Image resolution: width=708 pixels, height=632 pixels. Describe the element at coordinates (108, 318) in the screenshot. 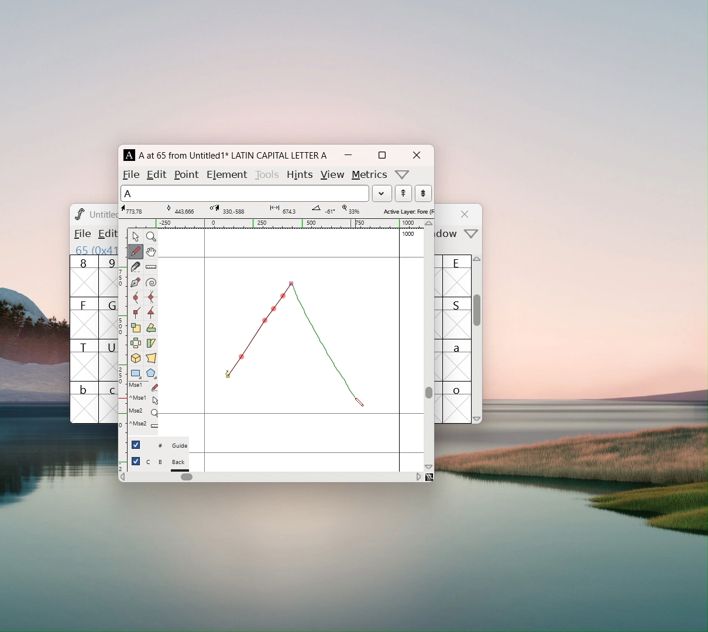

I see `G` at that location.